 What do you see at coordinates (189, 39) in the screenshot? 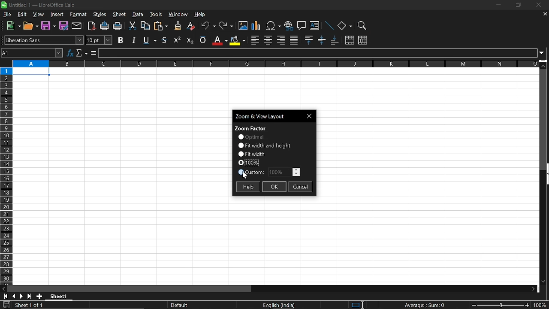
I see `subscript` at bounding box center [189, 39].